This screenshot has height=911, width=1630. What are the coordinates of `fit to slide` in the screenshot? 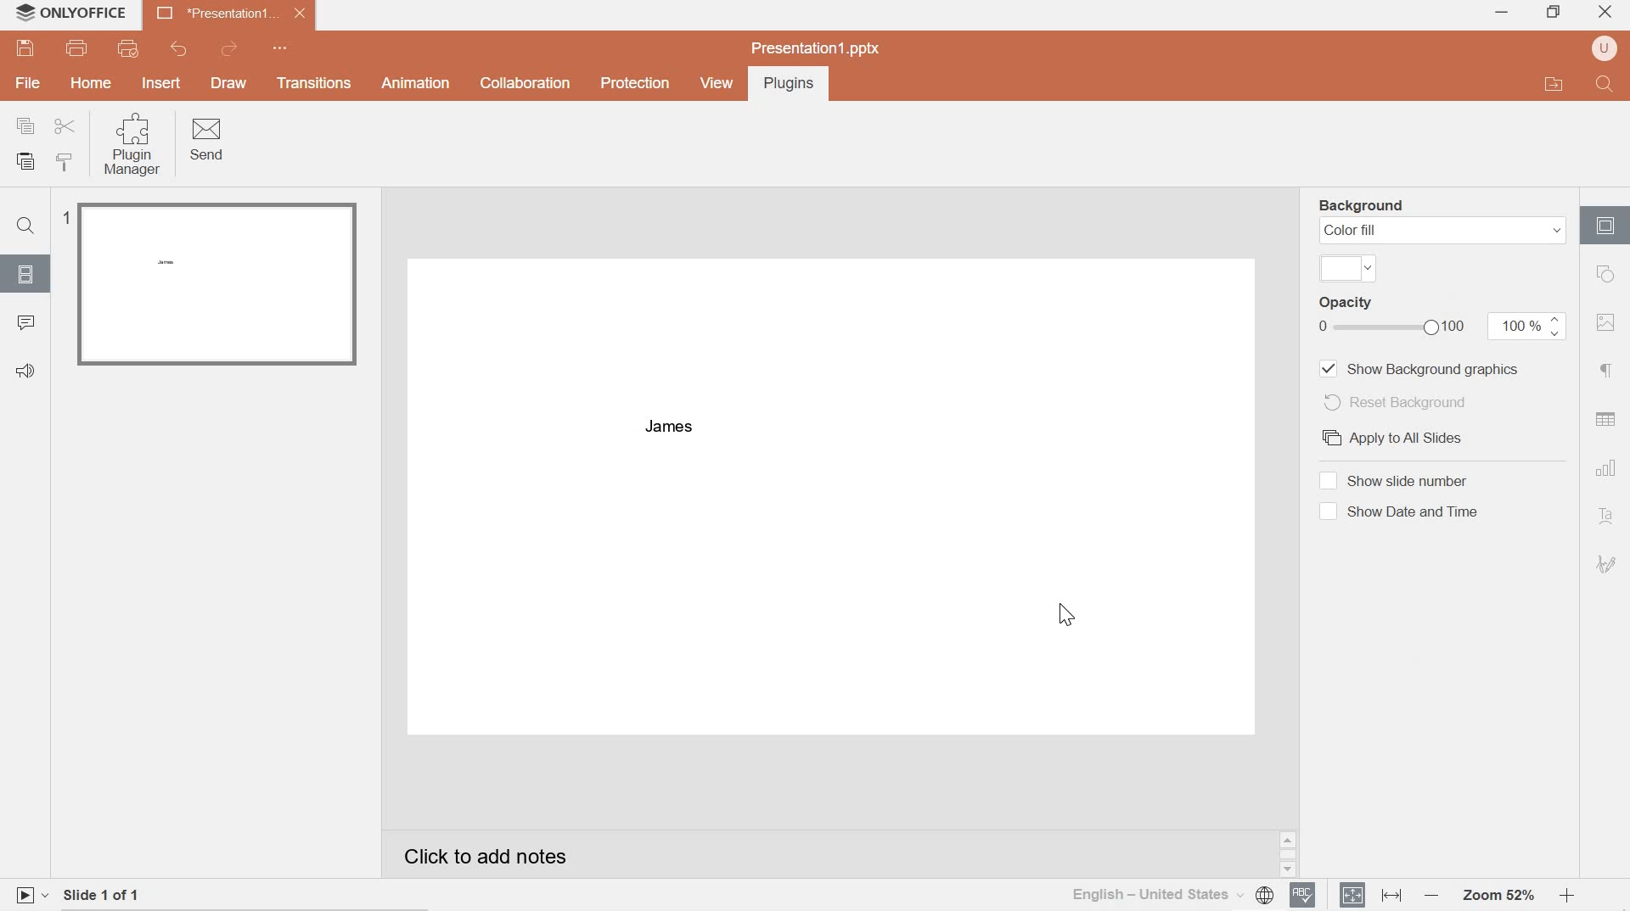 It's located at (1352, 895).